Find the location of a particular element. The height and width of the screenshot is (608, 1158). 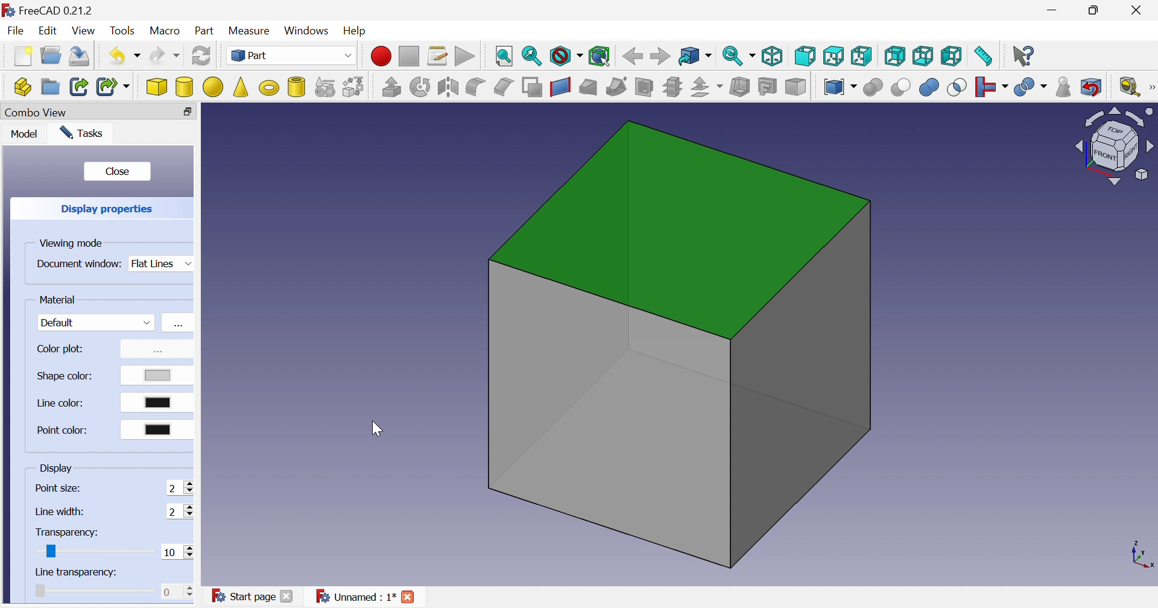

Material properties is located at coordinates (177, 325).